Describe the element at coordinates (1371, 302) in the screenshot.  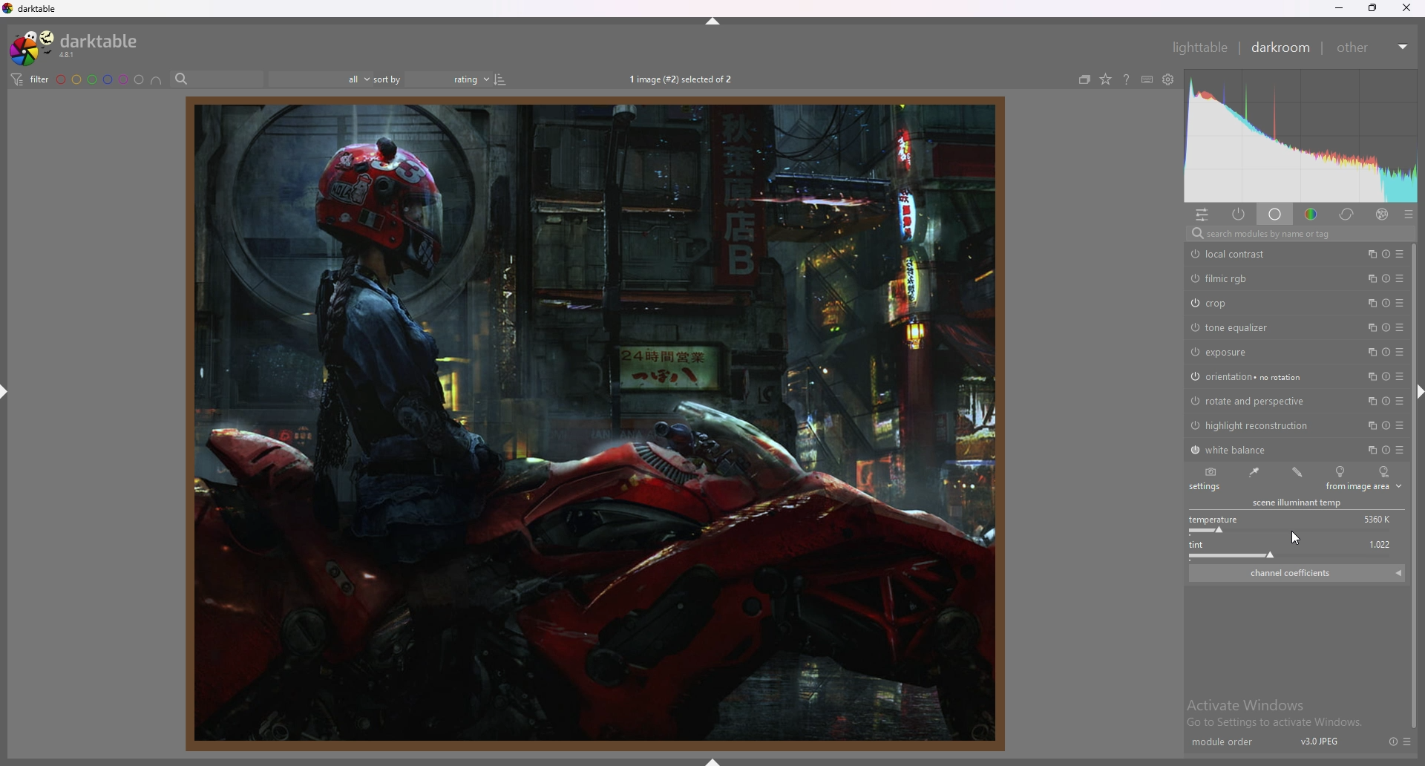
I see `multiple instances action` at that location.